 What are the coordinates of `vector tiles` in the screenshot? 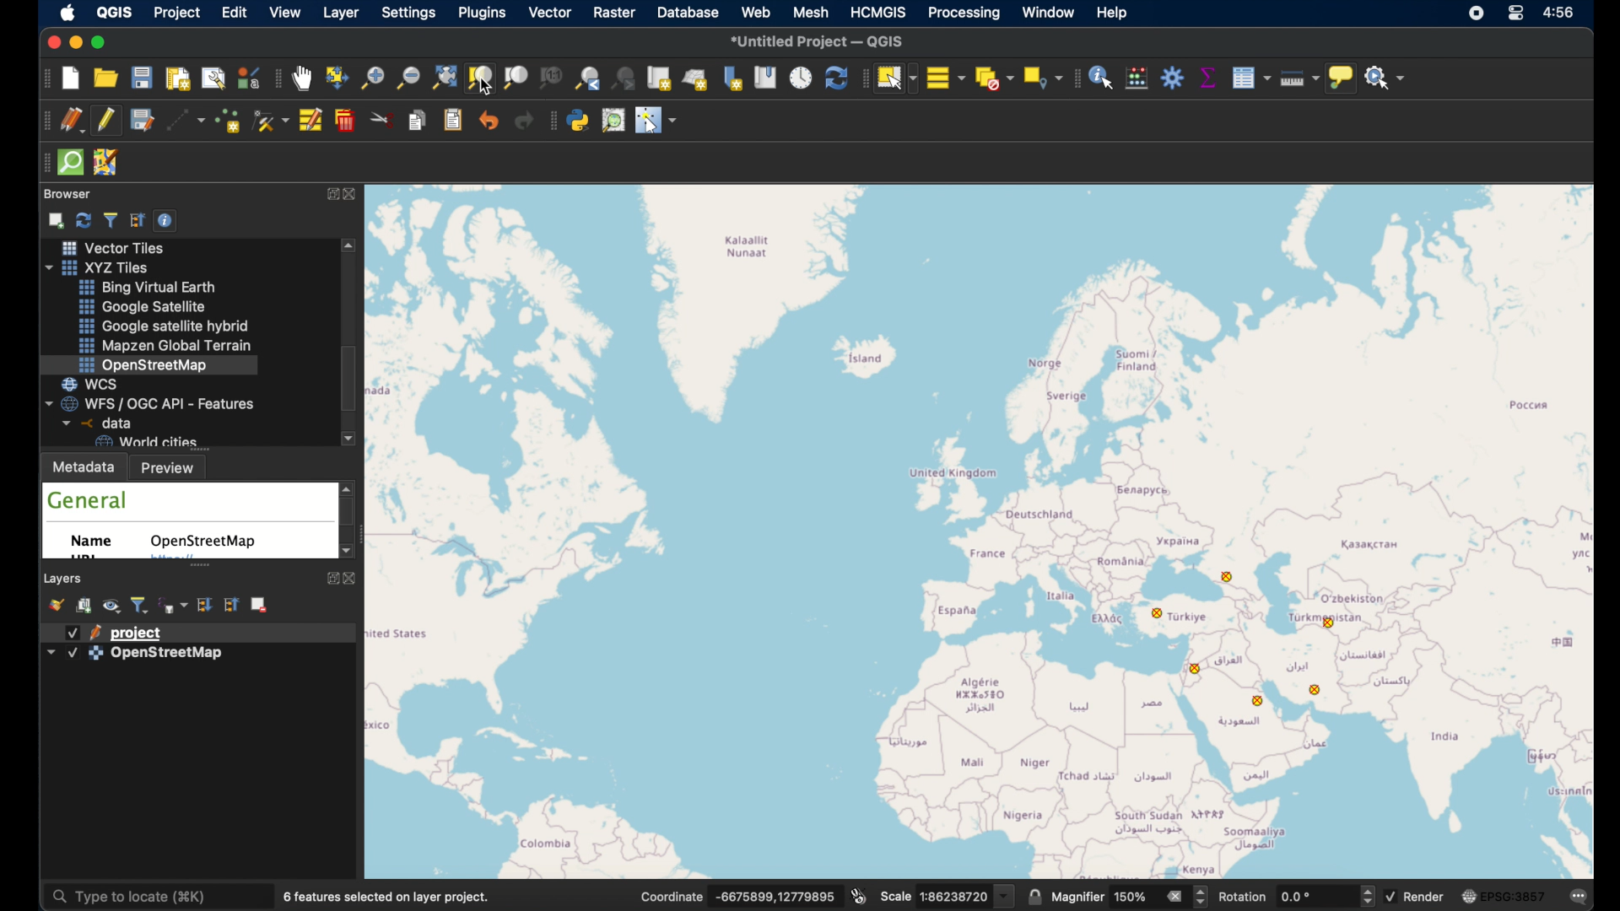 It's located at (111, 247).